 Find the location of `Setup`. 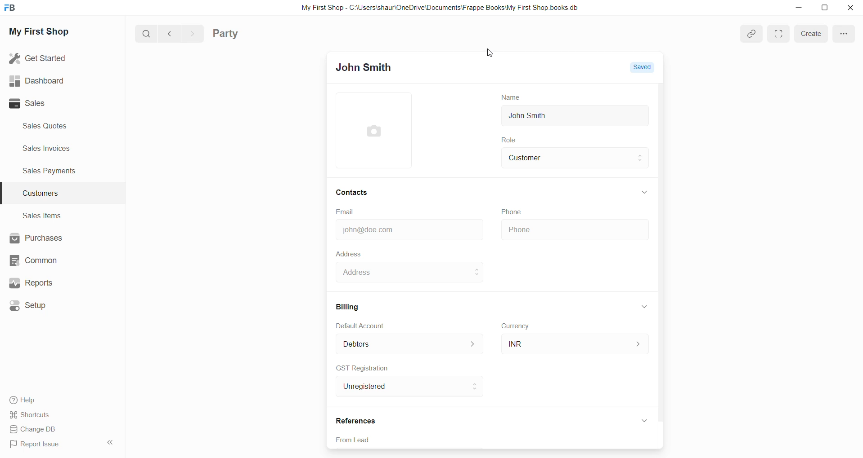

Setup is located at coordinates (30, 304).